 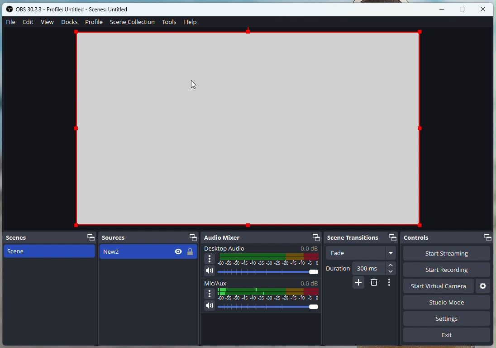 I want to click on Erase, so click(x=374, y=283).